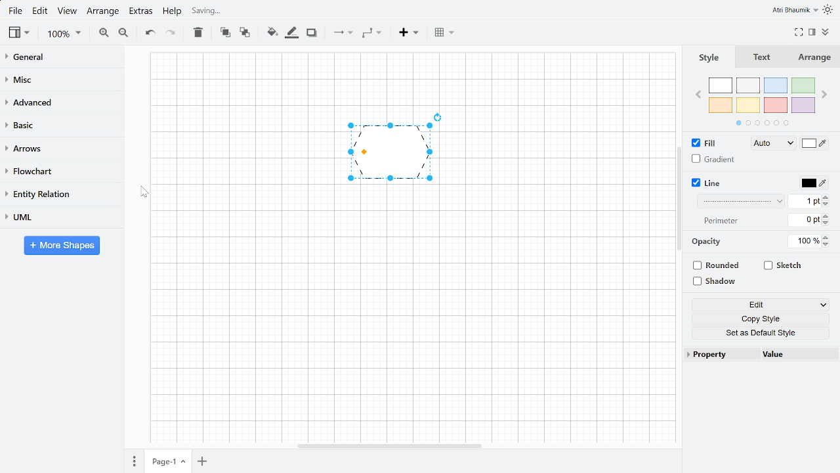  I want to click on Colors, so click(762, 95).